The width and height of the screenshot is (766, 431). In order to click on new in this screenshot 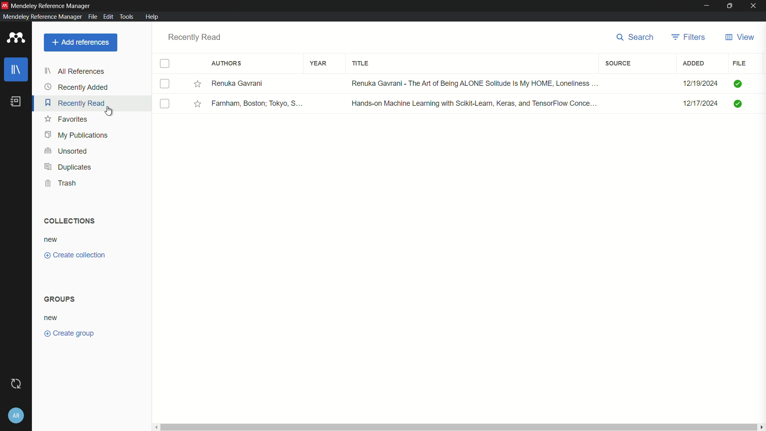, I will do `click(53, 240)`.